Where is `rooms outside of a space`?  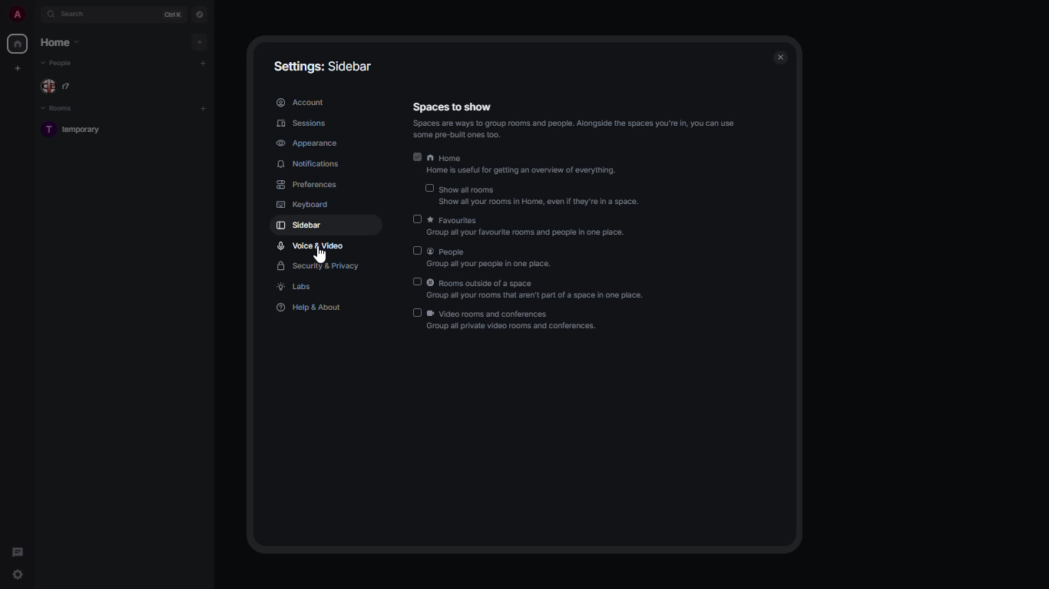
rooms outside of a space is located at coordinates (534, 290).